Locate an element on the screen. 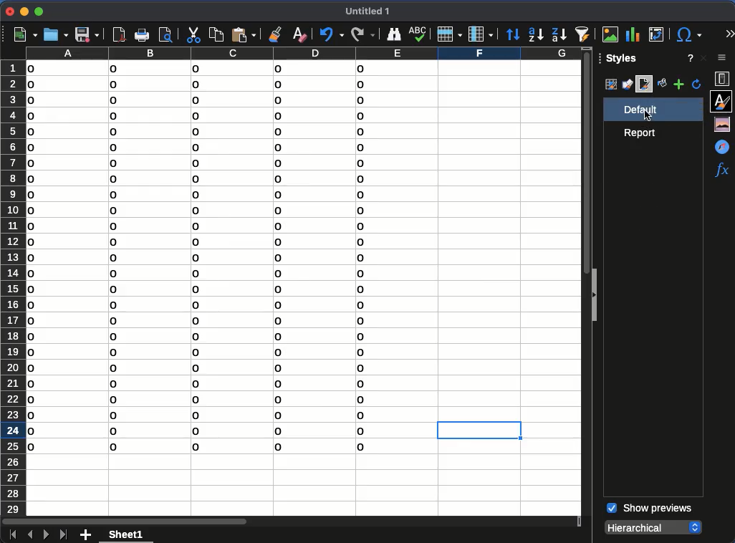 The image size is (735, 543). image is located at coordinates (610, 34).